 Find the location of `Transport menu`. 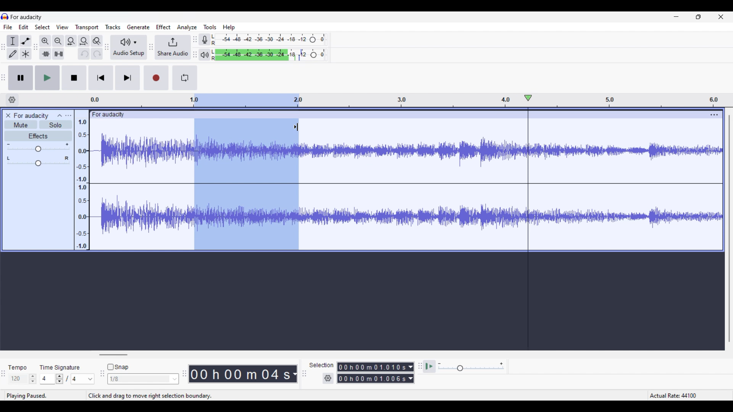

Transport menu is located at coordinates (87, 27).